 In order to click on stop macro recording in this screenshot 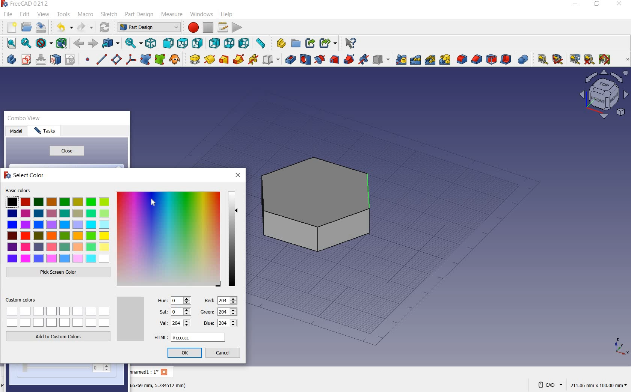, I will do `click(208, 27)`.